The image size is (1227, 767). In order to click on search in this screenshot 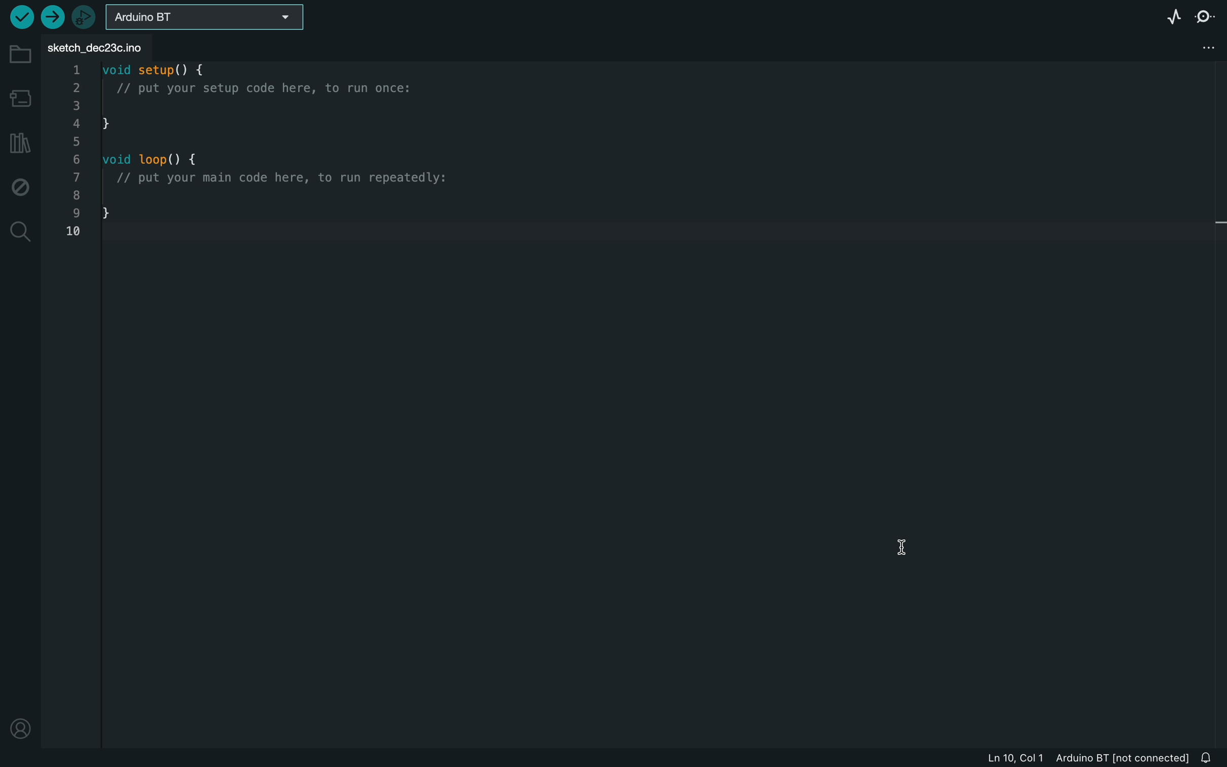, I will do `click(20, 232)`.